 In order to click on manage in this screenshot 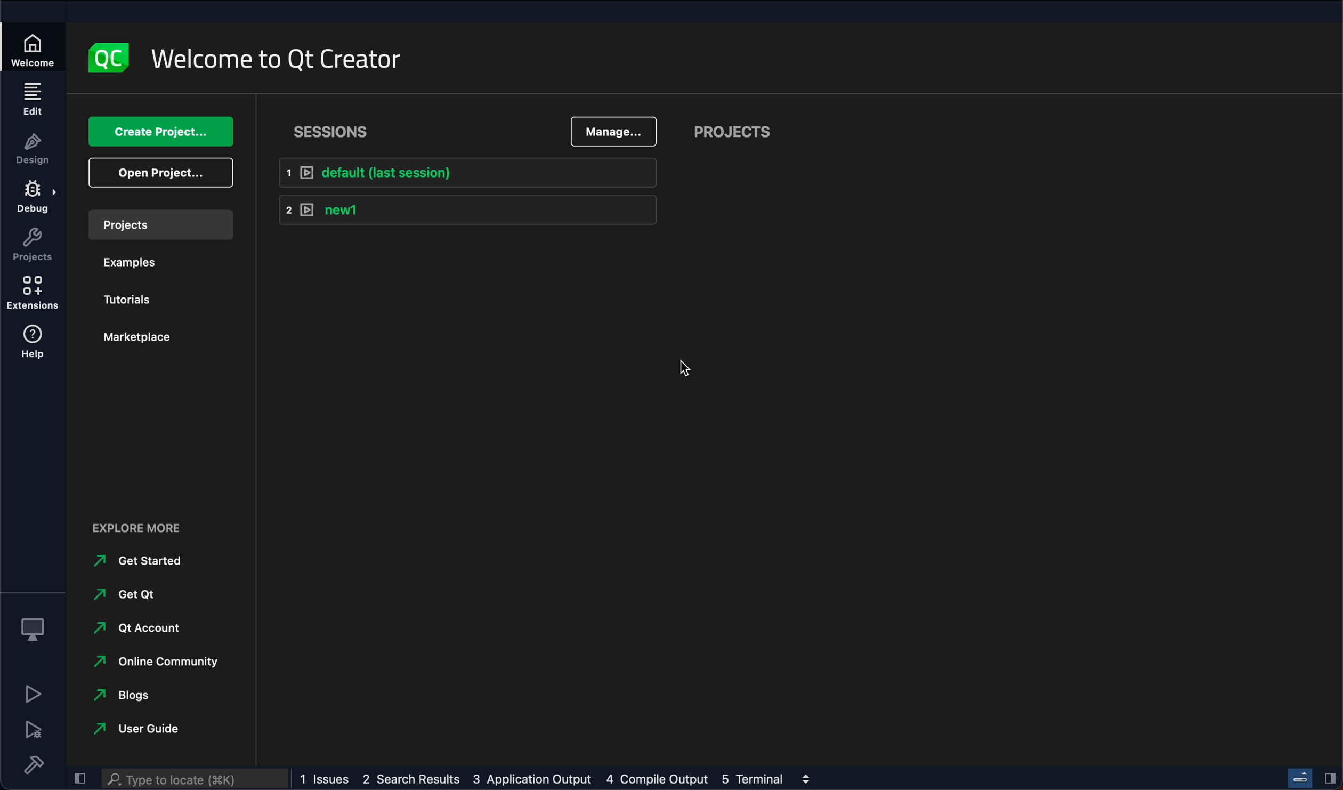, I will do `click(610, 128)`.